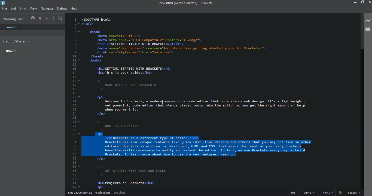 Image resolution: width=372 pixels, height=196 pixels. Describe the element at coordinates (292, 192) in the screenshot. I see `ins` at that location.